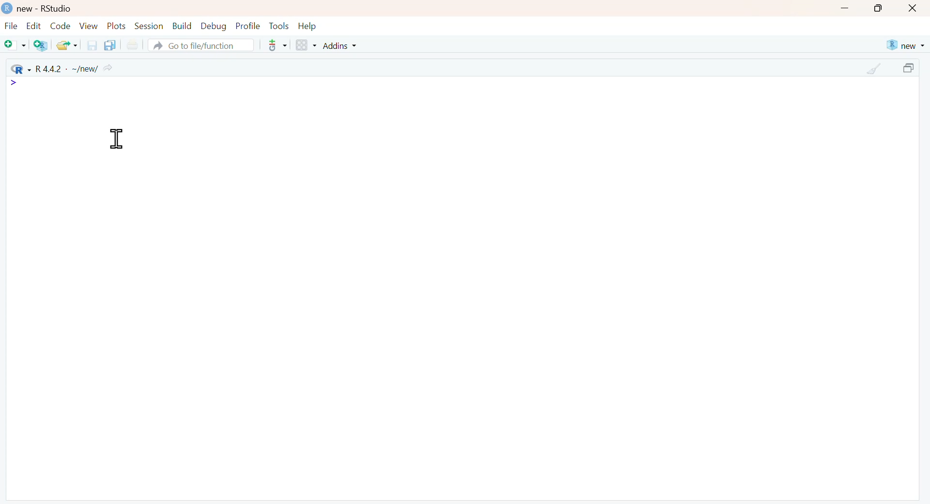 This screenshot has width=930, height=504. What do you see at coordinates (277, 45) in the screenshot?
I see `more options` at bounding box center [277, 45].